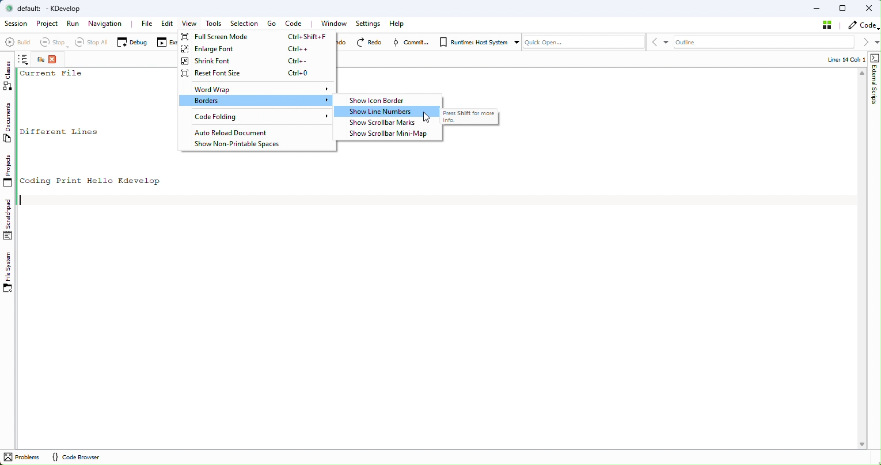  Describe the element at coordinates (257, 101) in the screenshot. I see `Borders` at that location.